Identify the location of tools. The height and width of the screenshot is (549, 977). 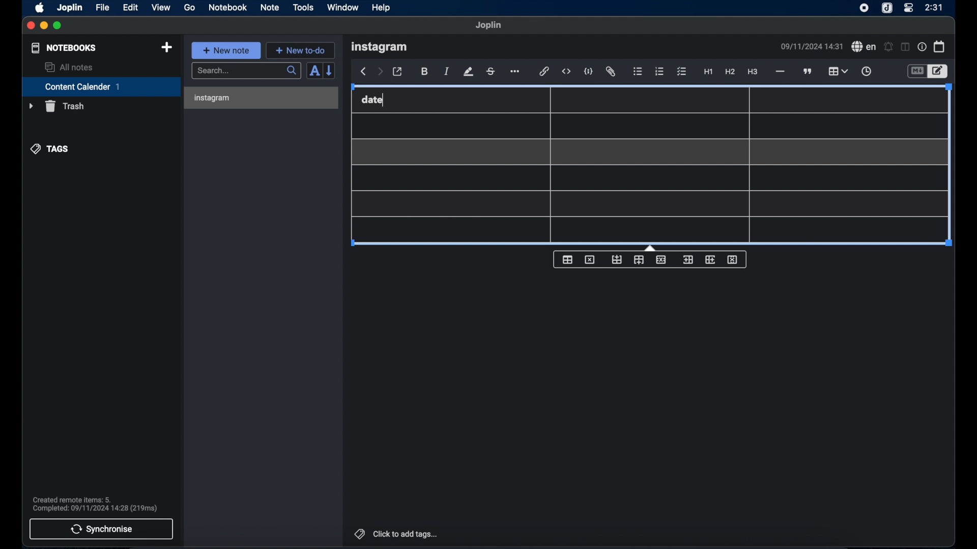
(303, 7).